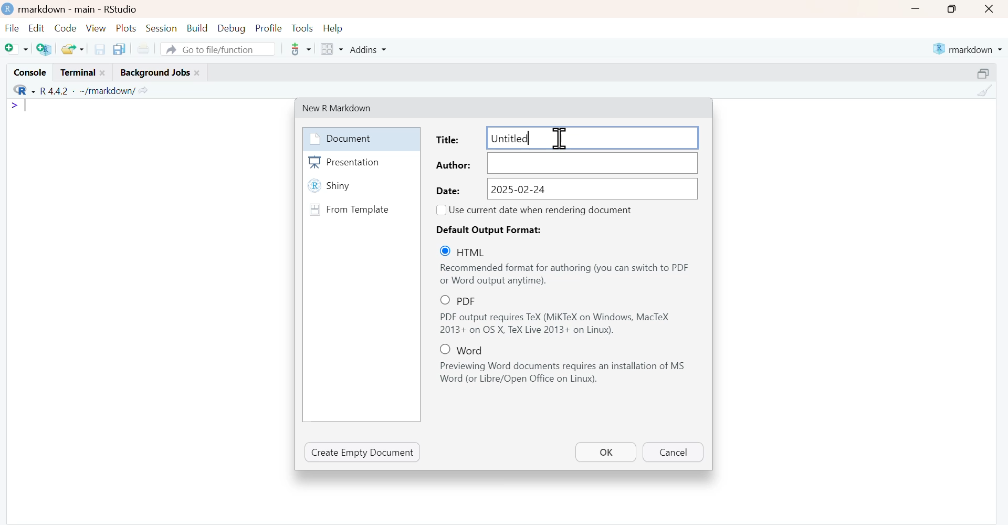  What do you see at coordinates (302, 28) in the screenshot?
I see `Tools` at bounding box center [302, 28].